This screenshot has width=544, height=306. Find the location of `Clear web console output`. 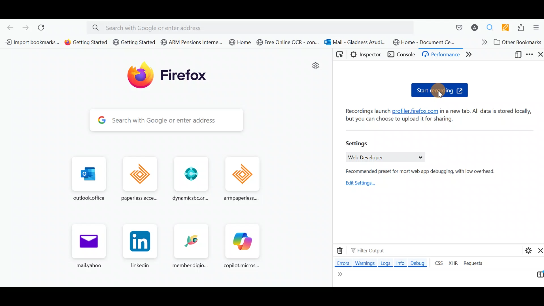

Clear web console output is located at coordinates (341, 251).